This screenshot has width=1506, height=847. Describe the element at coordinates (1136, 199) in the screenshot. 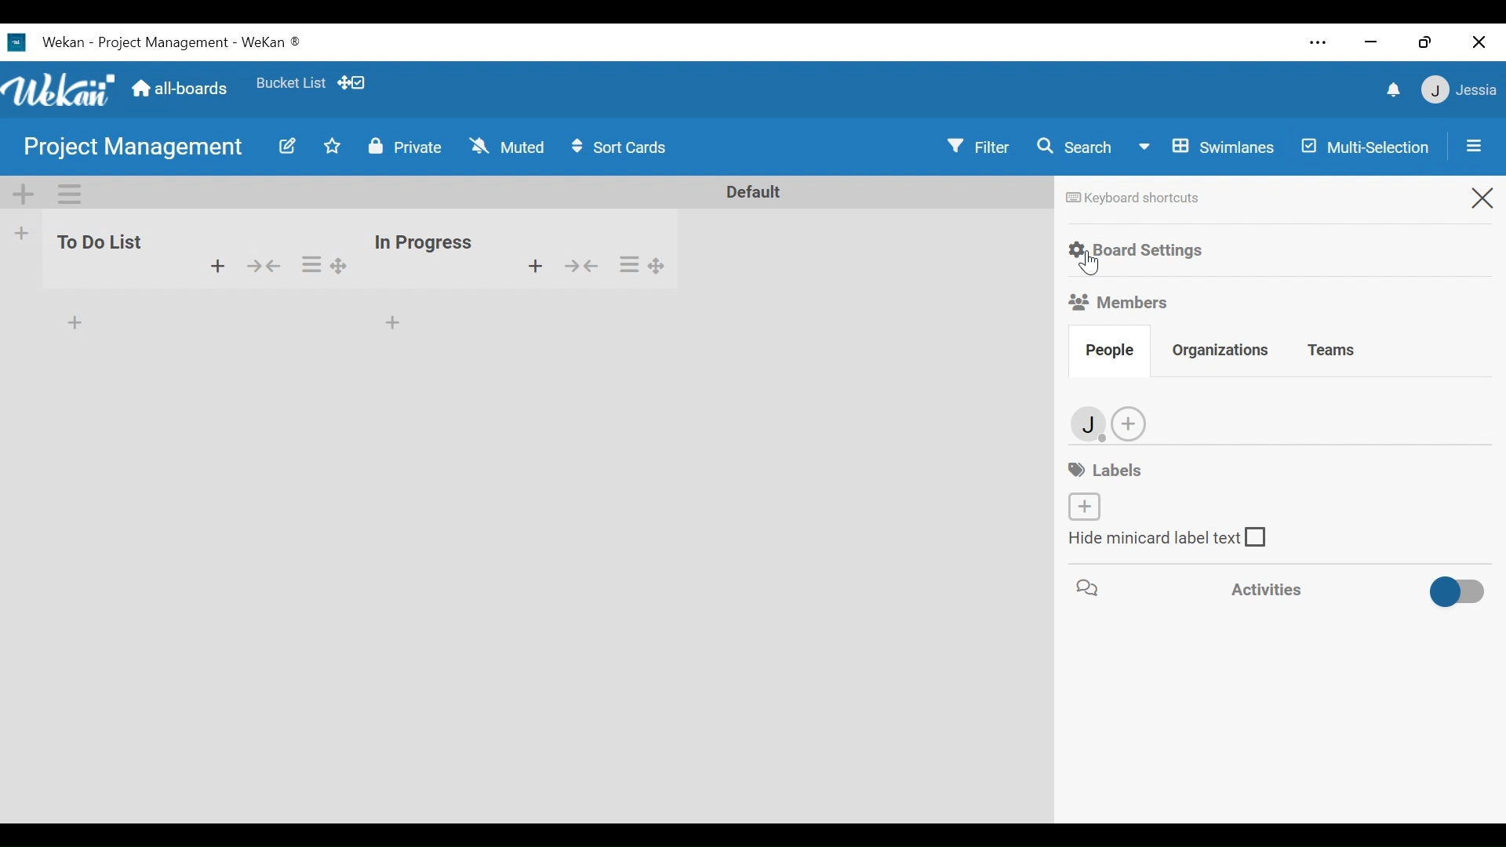

I see `Keyboard shortcuts` at that location.